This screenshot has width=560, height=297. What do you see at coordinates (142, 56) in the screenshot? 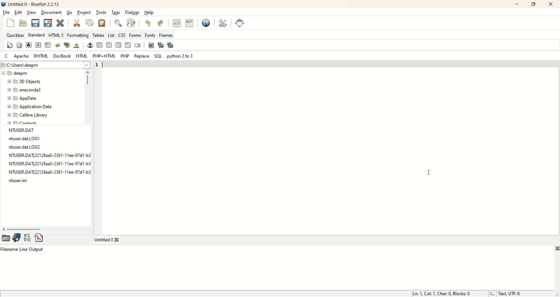
I see `replace` at bounding box center [142, 56].